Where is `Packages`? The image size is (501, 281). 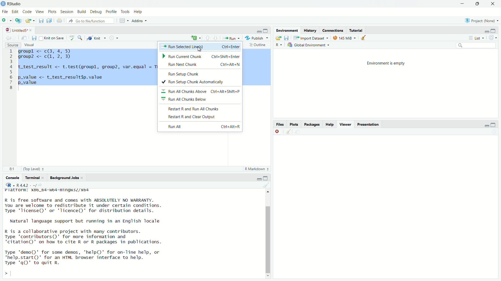
Packages is located at coordinates (312, 124).